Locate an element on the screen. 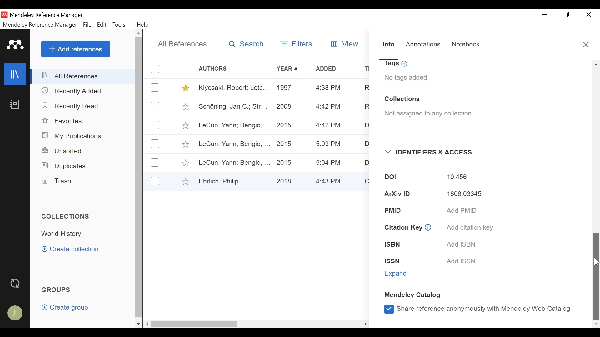 This screenshot has height=337, width=600. Select Share reference anonymously with Mendeley Web Catalog is located at coordinates (477, 309).